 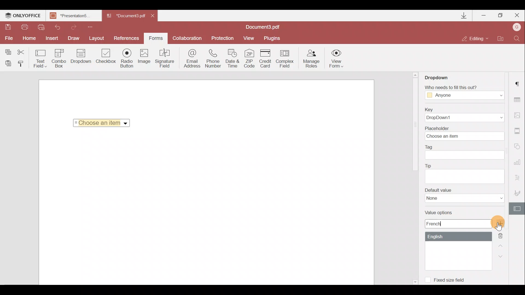 What do you see at coordinates (464, 91) in the screenshot?
I see `Who needs to fill this out?` at bounding box center [464, 91].